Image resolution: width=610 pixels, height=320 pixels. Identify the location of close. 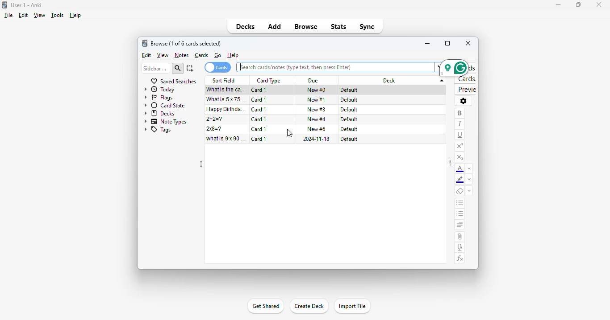
(468, 43).